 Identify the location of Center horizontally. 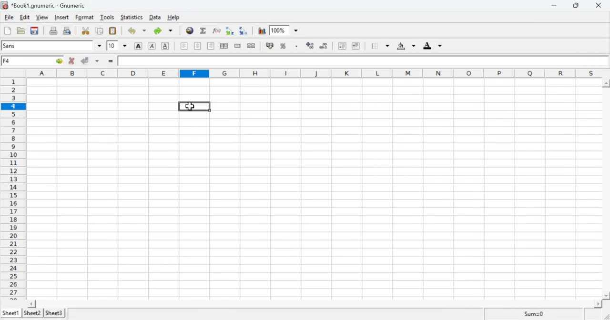
(224, 46).